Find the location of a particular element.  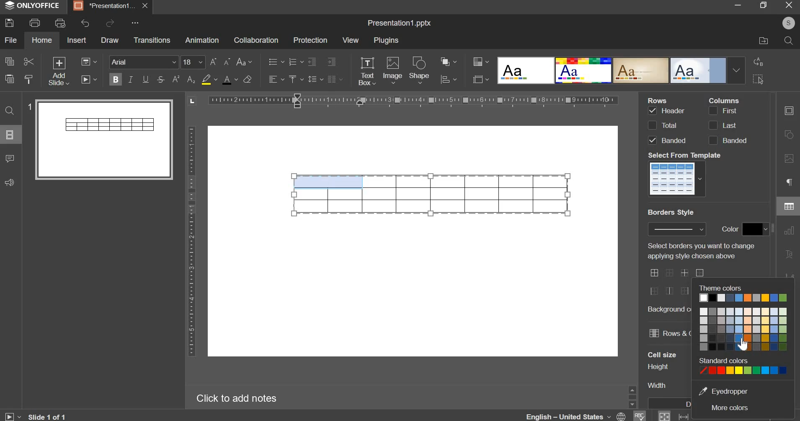

border style is located at coordinates (677, 229).